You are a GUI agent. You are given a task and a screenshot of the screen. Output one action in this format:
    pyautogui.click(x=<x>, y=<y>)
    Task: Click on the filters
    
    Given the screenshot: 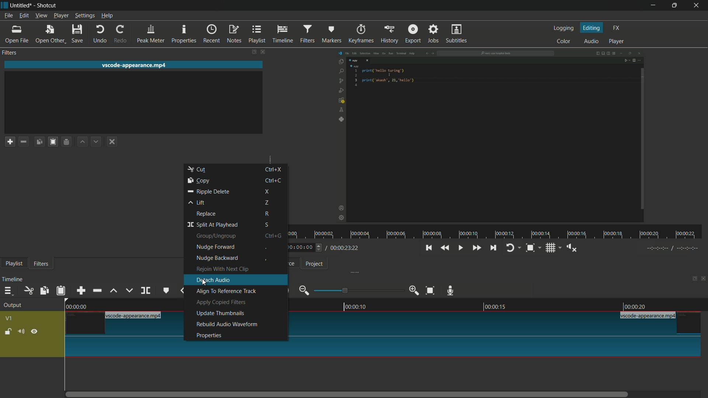 What is the action you would take?
    pyautogui.click(x=42, y=263)
    